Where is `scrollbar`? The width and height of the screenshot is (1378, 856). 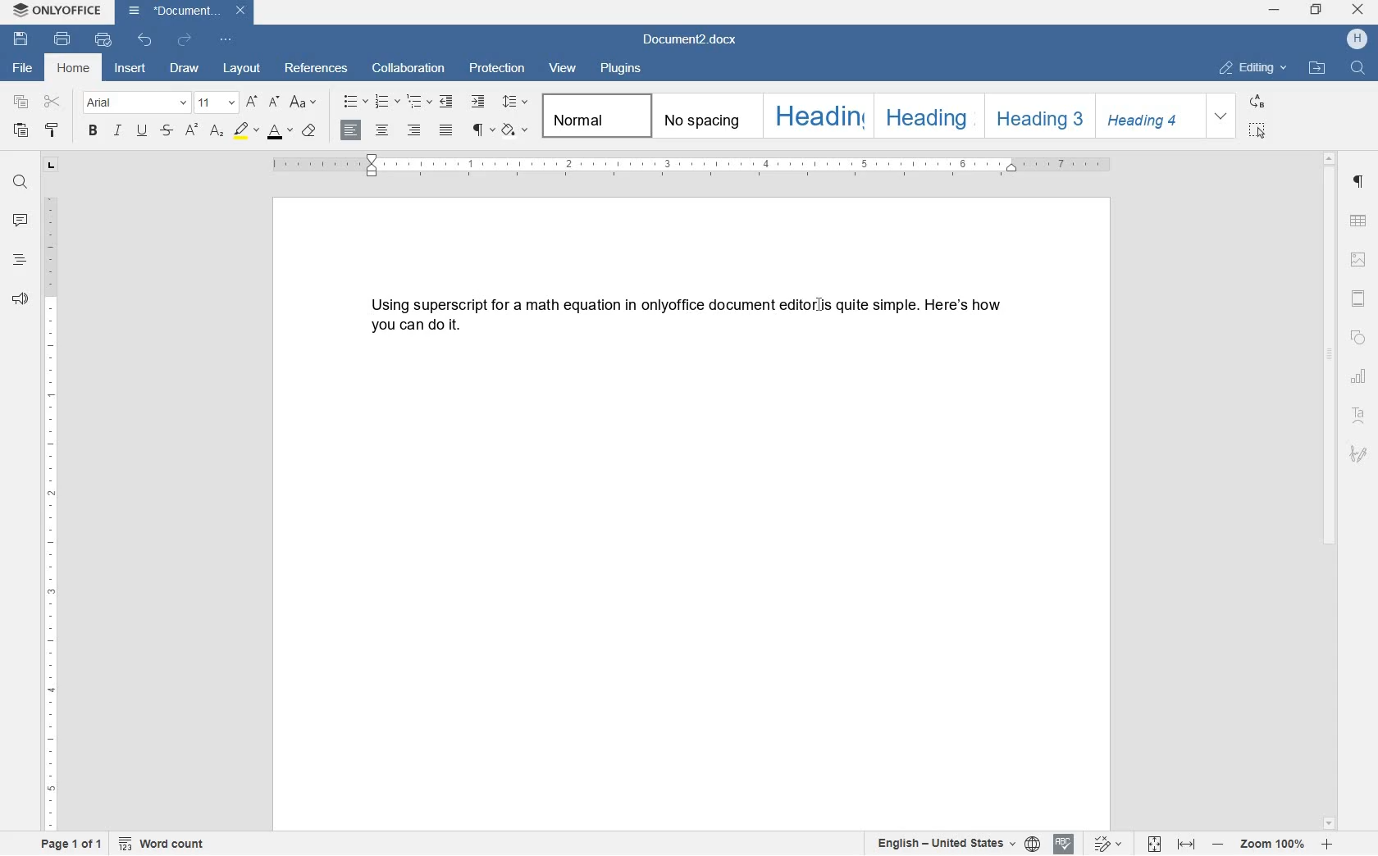
scrollbar is located at coordinates (1332, 490).